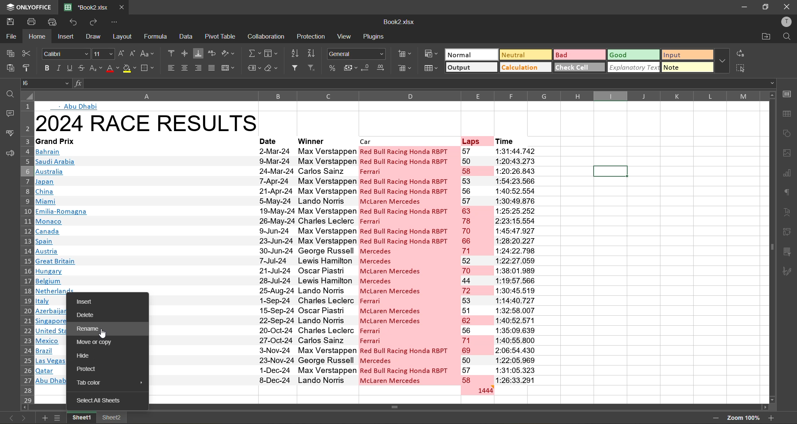 The image size is (797, 424). What do you see at coordinates (9, 20) in the screenshot?
I see `save` at bounding box center [9, 20].